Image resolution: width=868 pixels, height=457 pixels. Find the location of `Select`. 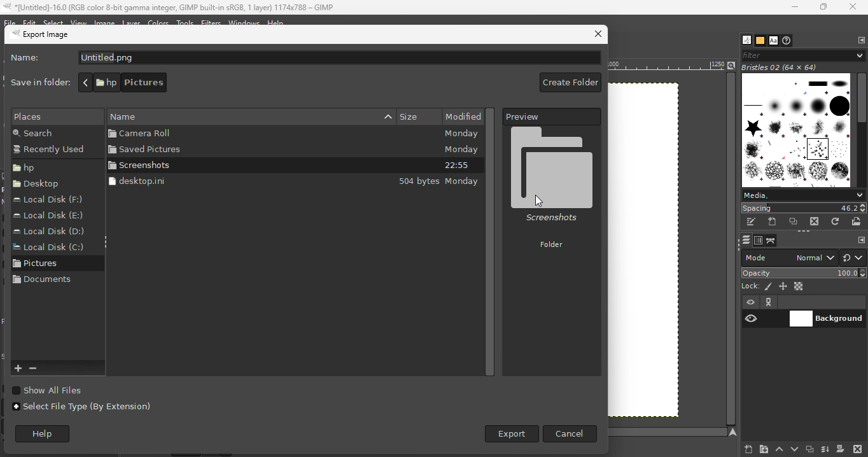

Select is located at coordinates (53, 23).